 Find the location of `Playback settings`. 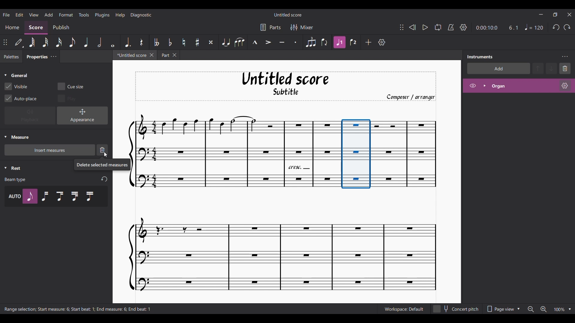

Playback settings is located at coordinates (463, 27).